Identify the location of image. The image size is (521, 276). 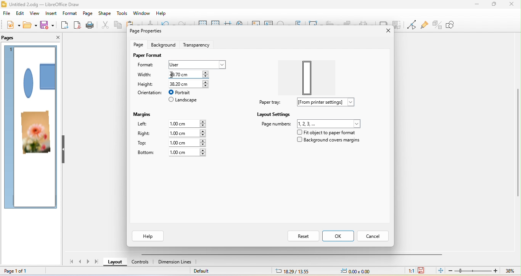
(256, 24).